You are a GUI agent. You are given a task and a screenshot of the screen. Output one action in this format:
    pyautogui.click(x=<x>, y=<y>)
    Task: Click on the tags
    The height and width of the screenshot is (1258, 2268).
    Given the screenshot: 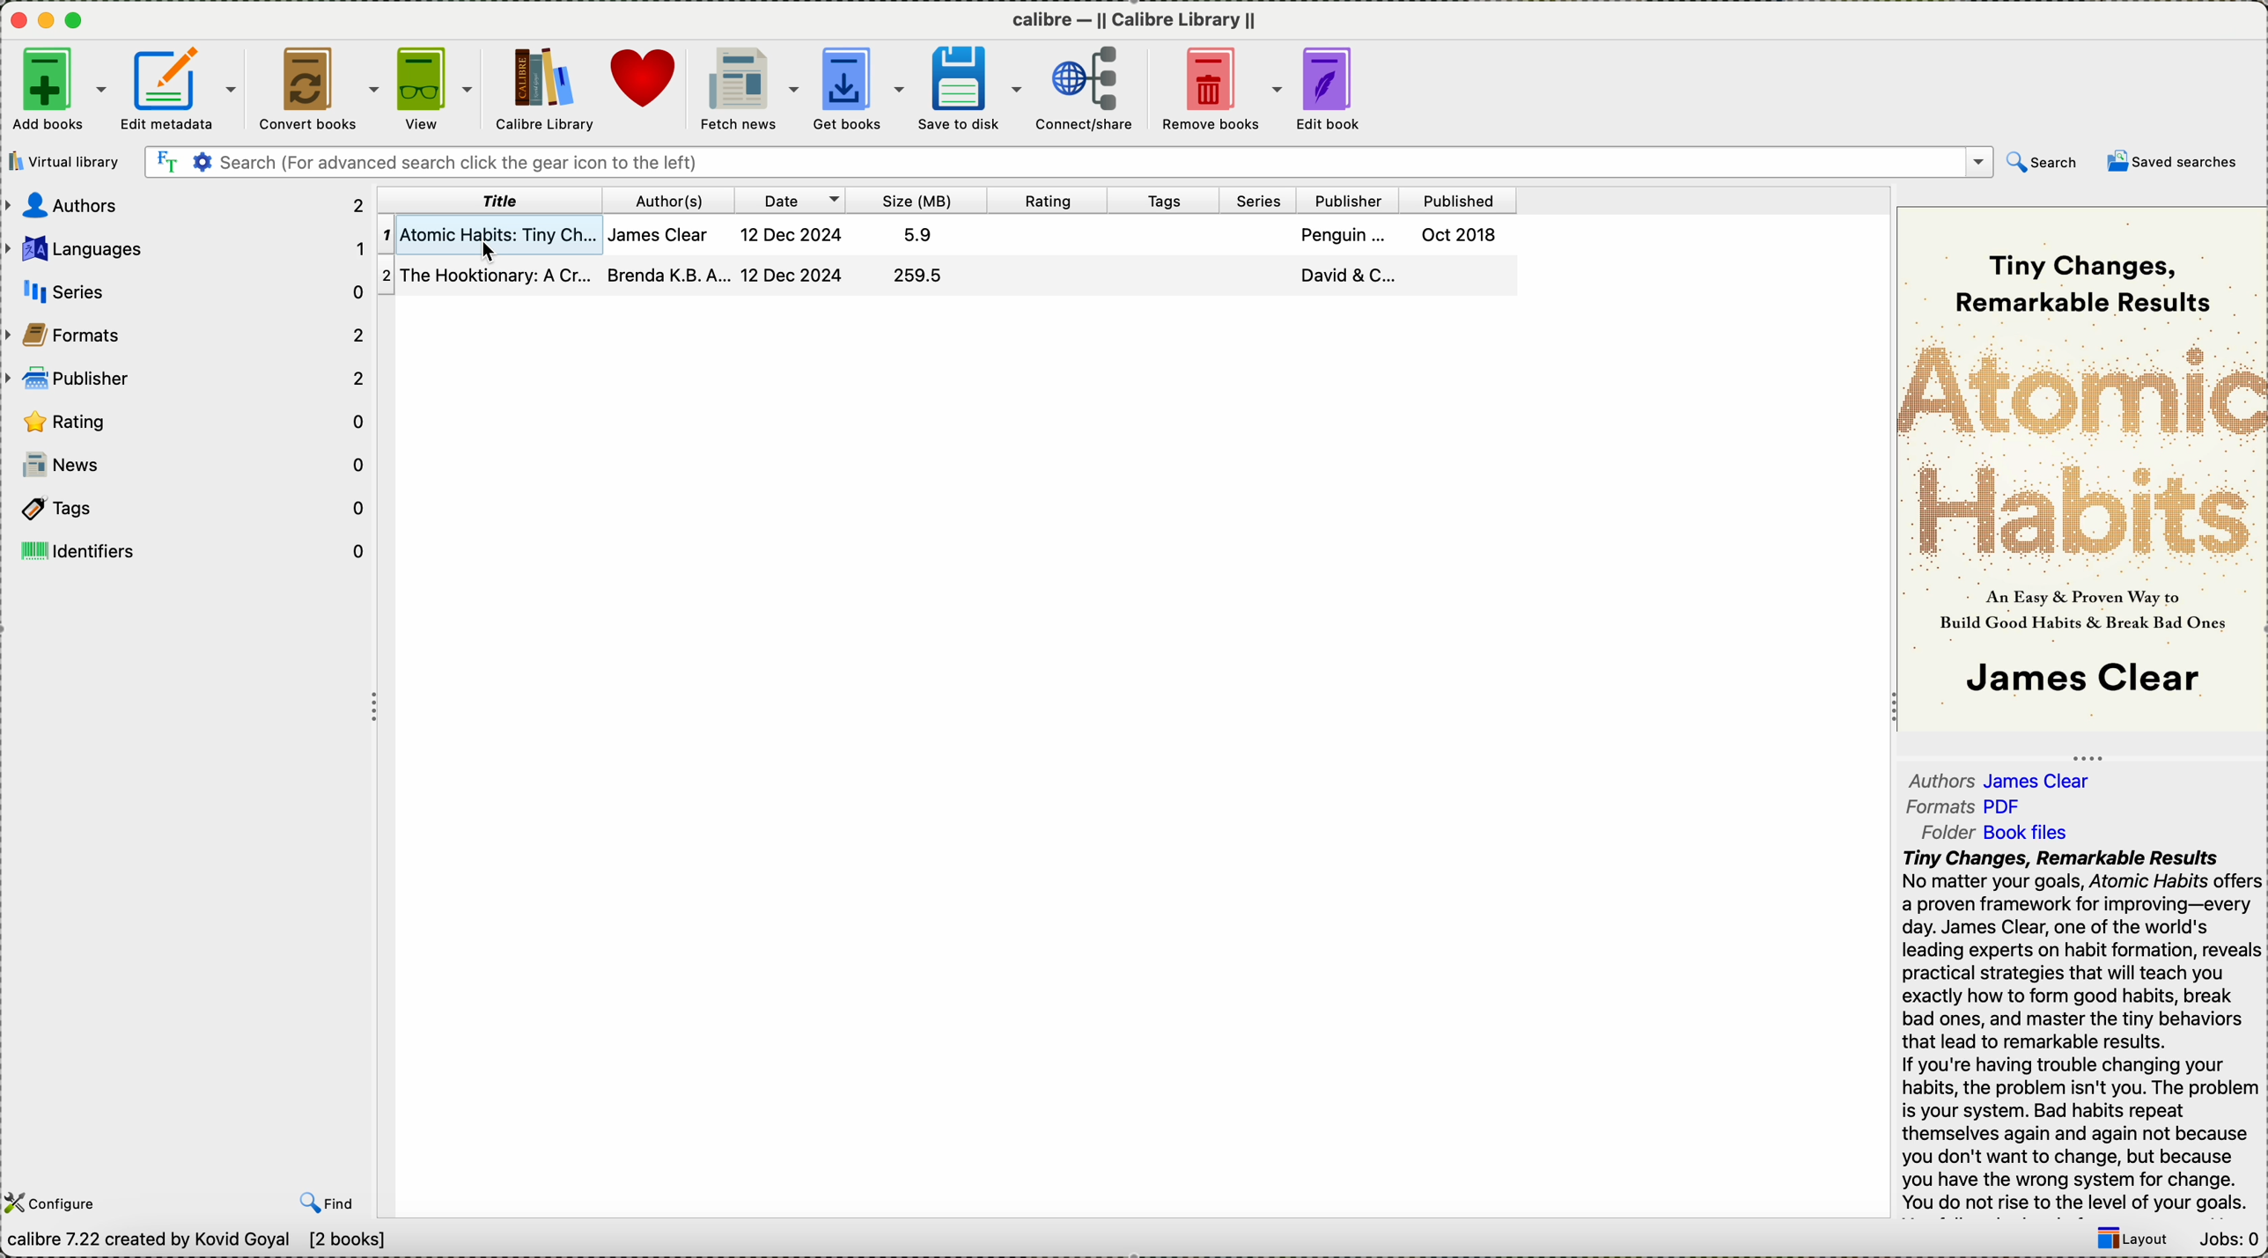 What is the action you would take?
    pyautogui.click(x=1163, y=200)
    